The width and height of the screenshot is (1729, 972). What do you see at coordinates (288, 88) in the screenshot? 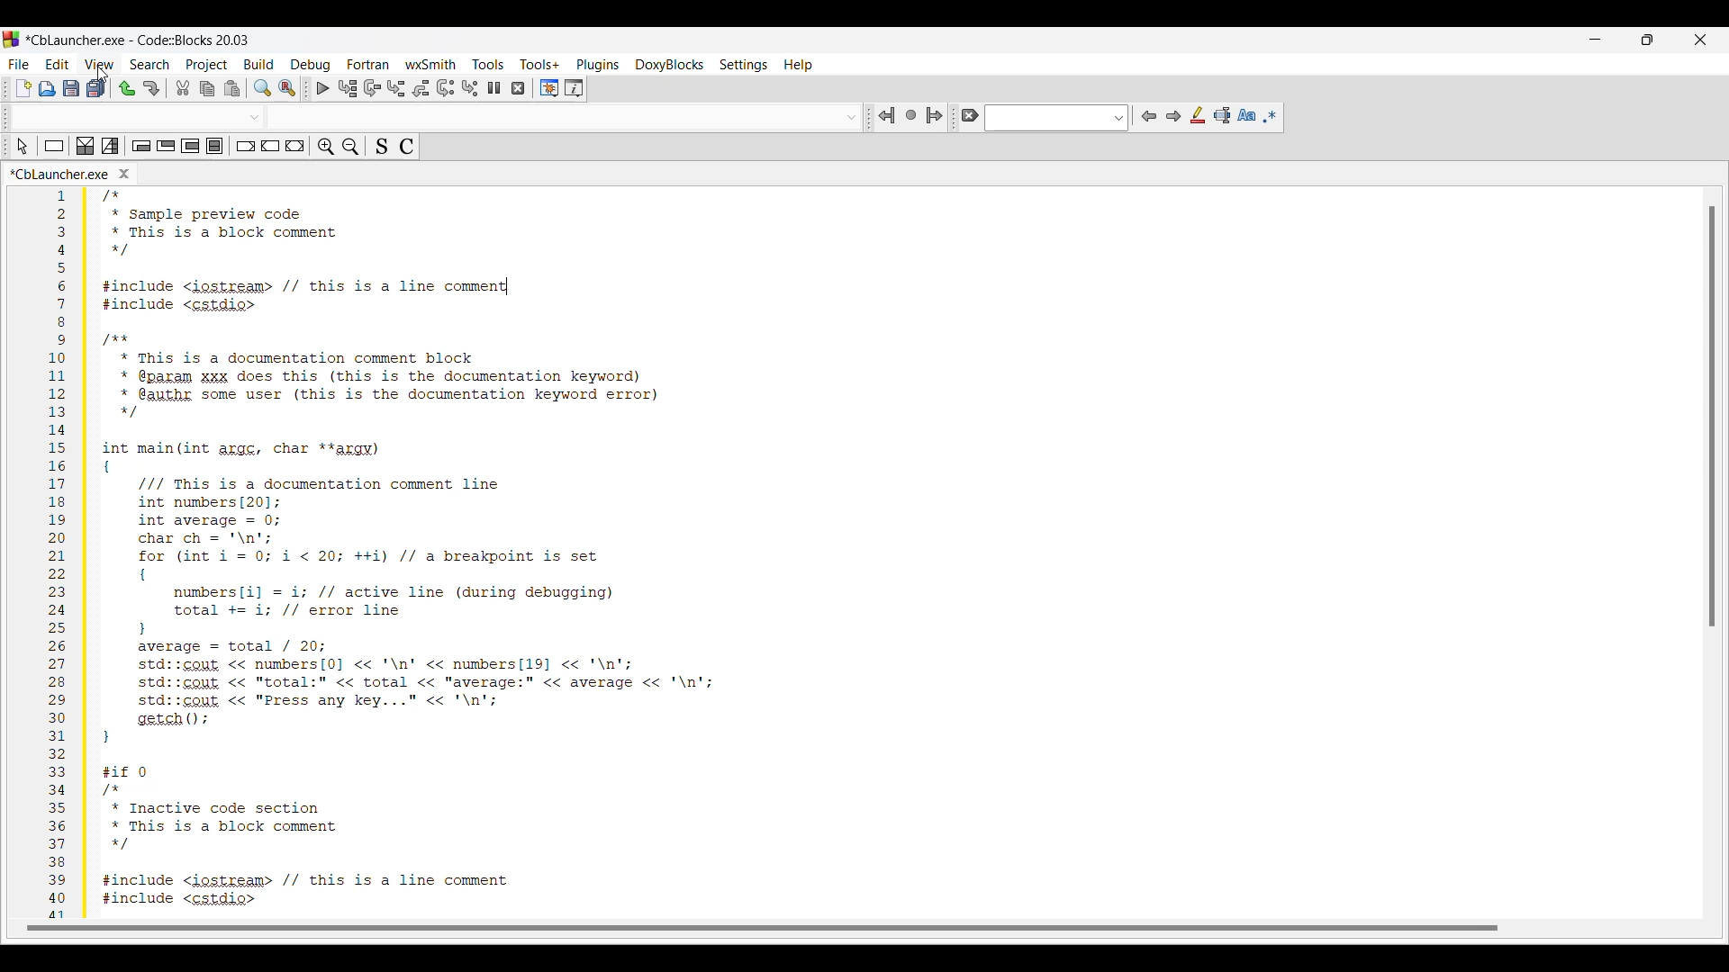
I see `Replace` at bounding box center [288, 88].